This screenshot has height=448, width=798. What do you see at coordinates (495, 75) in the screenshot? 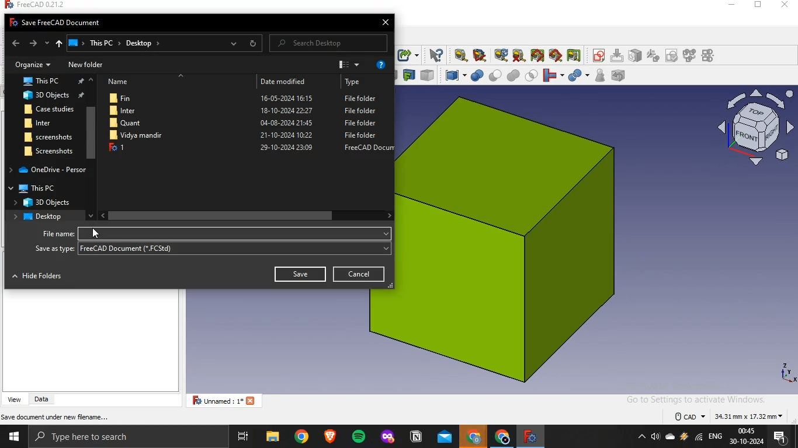
I see `cut` at bounding box center [495, 75].